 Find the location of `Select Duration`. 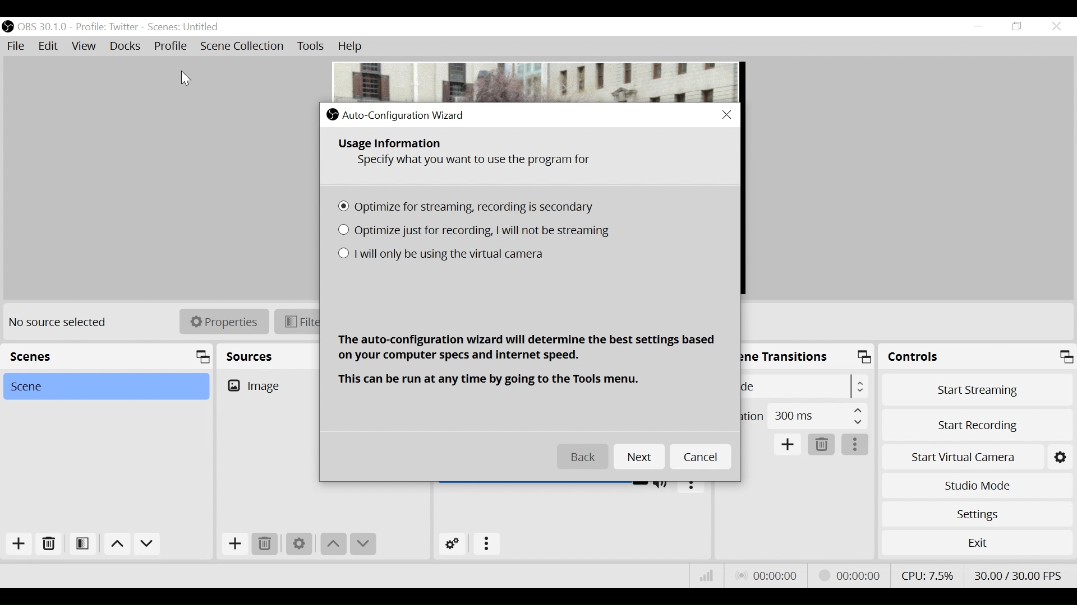

Select Duration is located at coordinates (804, 415).